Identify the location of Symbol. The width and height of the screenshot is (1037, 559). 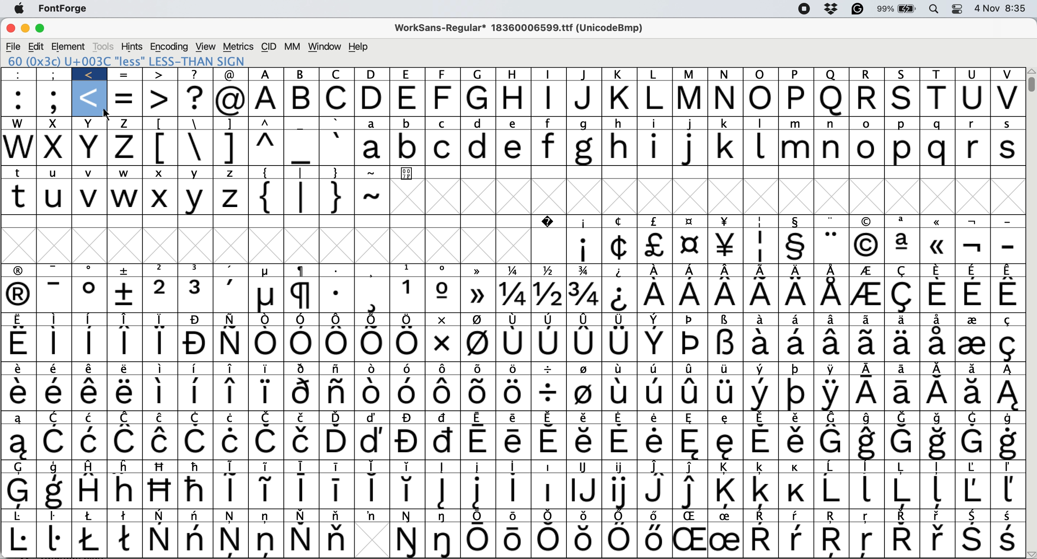
(761, 394).